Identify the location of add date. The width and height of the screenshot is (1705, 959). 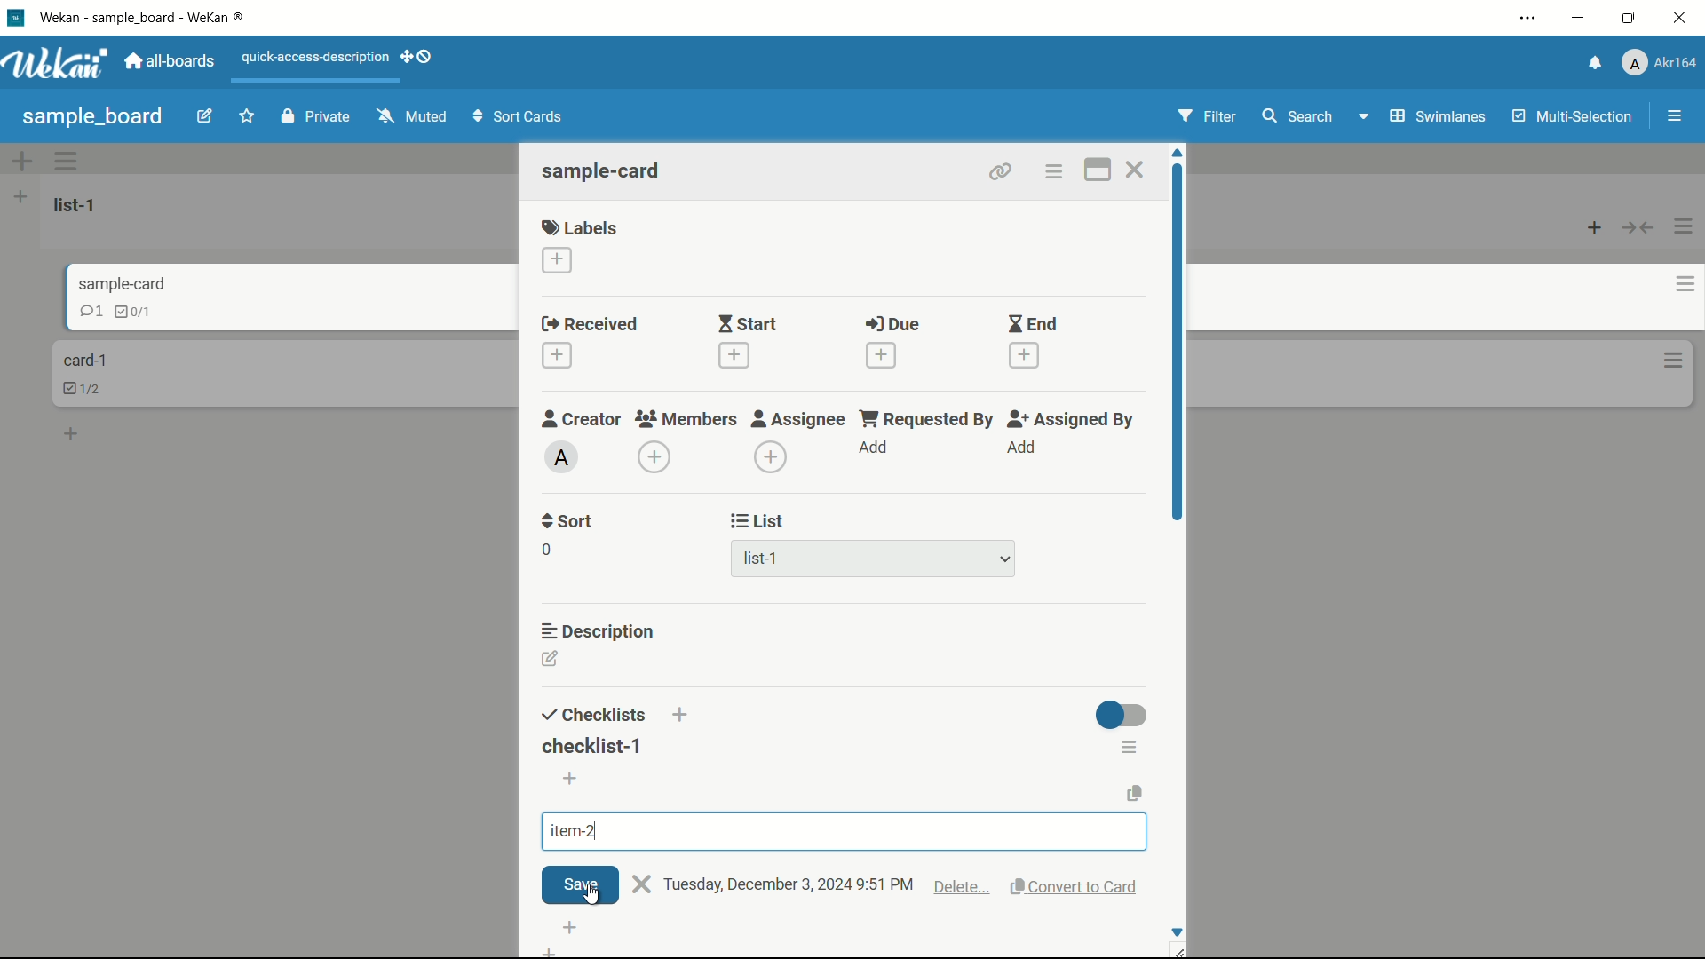
(883, 355).